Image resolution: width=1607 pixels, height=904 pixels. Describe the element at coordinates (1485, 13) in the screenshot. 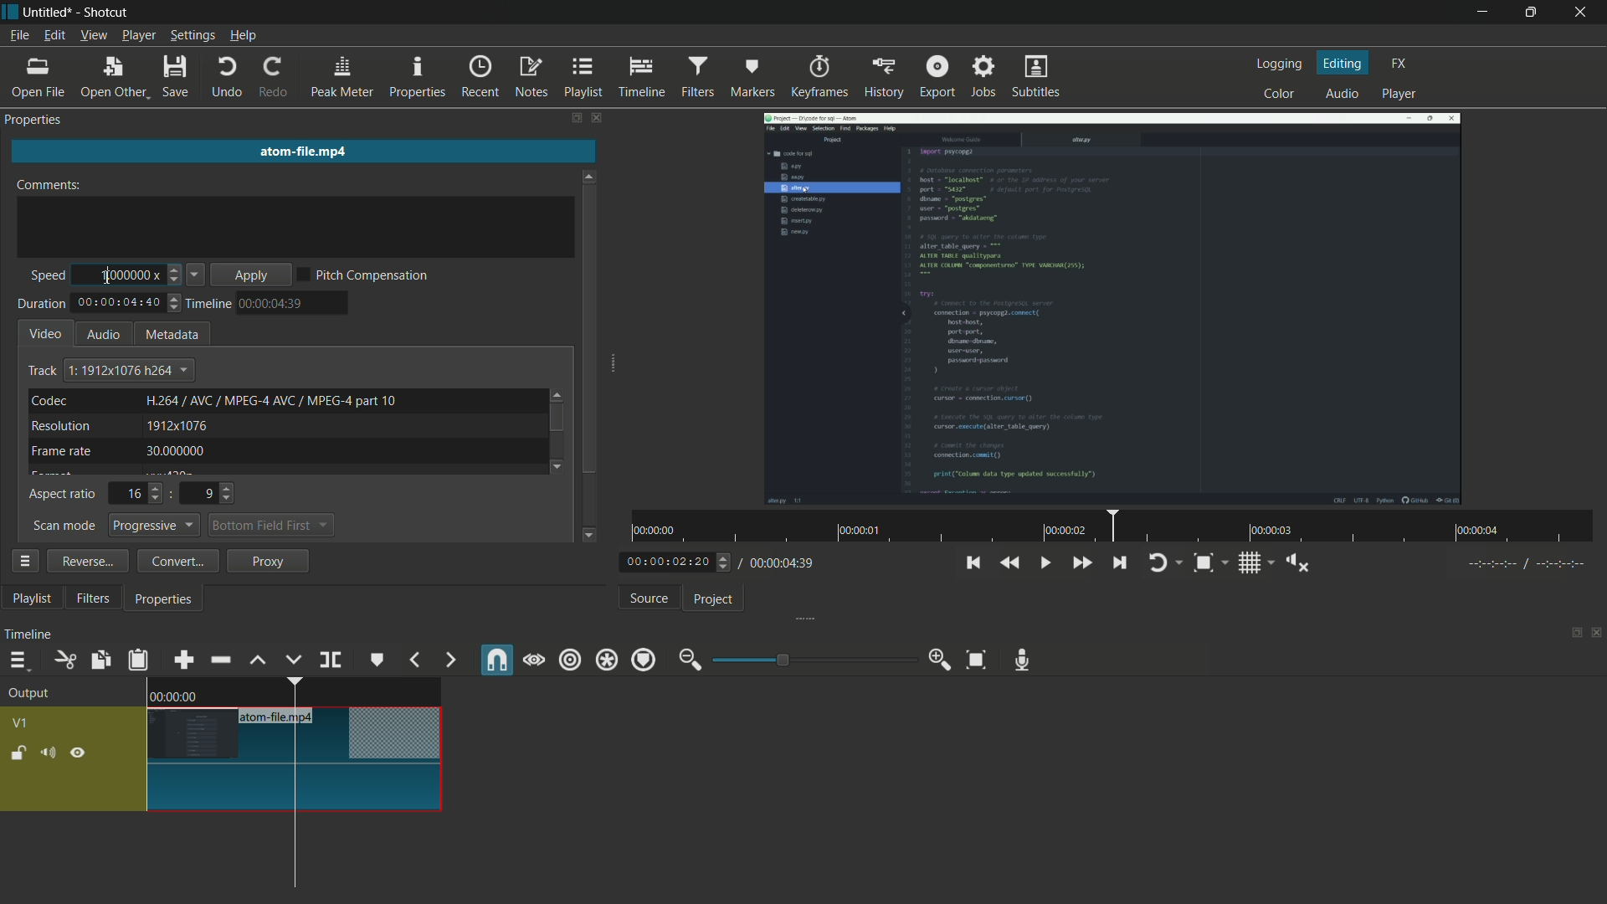

I see `minimize` at that location.